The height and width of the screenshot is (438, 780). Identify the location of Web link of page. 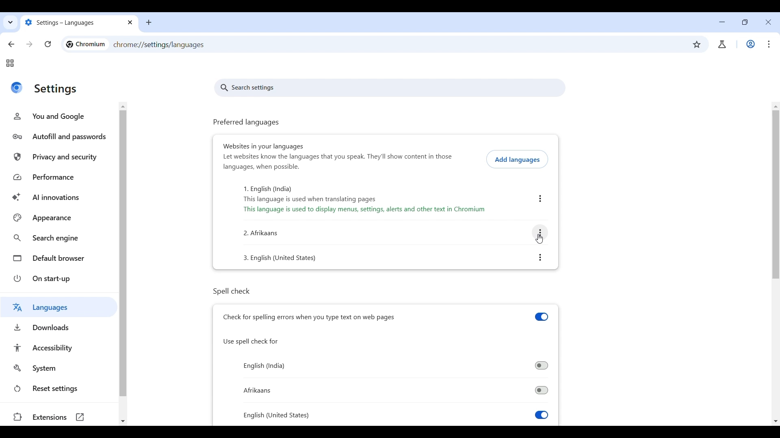
(159, 45).